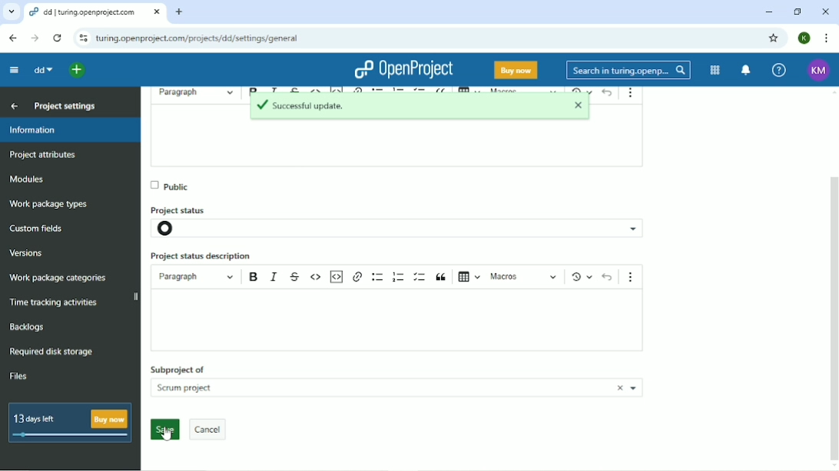 Image resolution: width=839 pixels, height=471 pixels. Describe the element at coordinates (628, 71) in the screenshot. I see `Search in turing.openprojects.com` at that location.